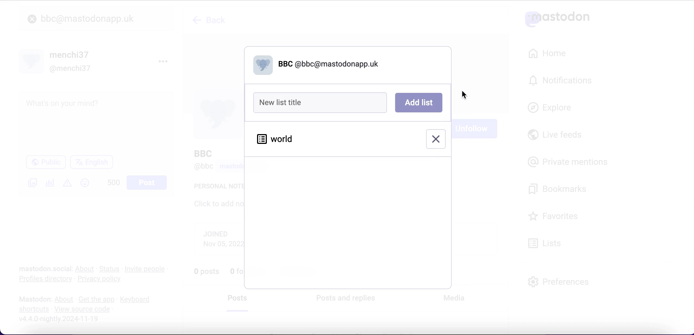 The image size is (694, 335). I want to click on lists, so click(548, 243).